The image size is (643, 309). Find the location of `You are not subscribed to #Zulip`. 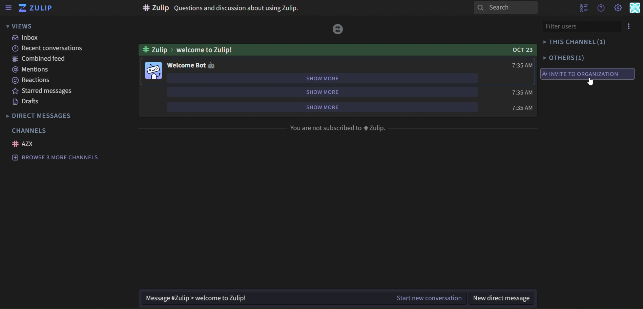

You are not subscribed to #Zulip is located at coordinates (338, 129).